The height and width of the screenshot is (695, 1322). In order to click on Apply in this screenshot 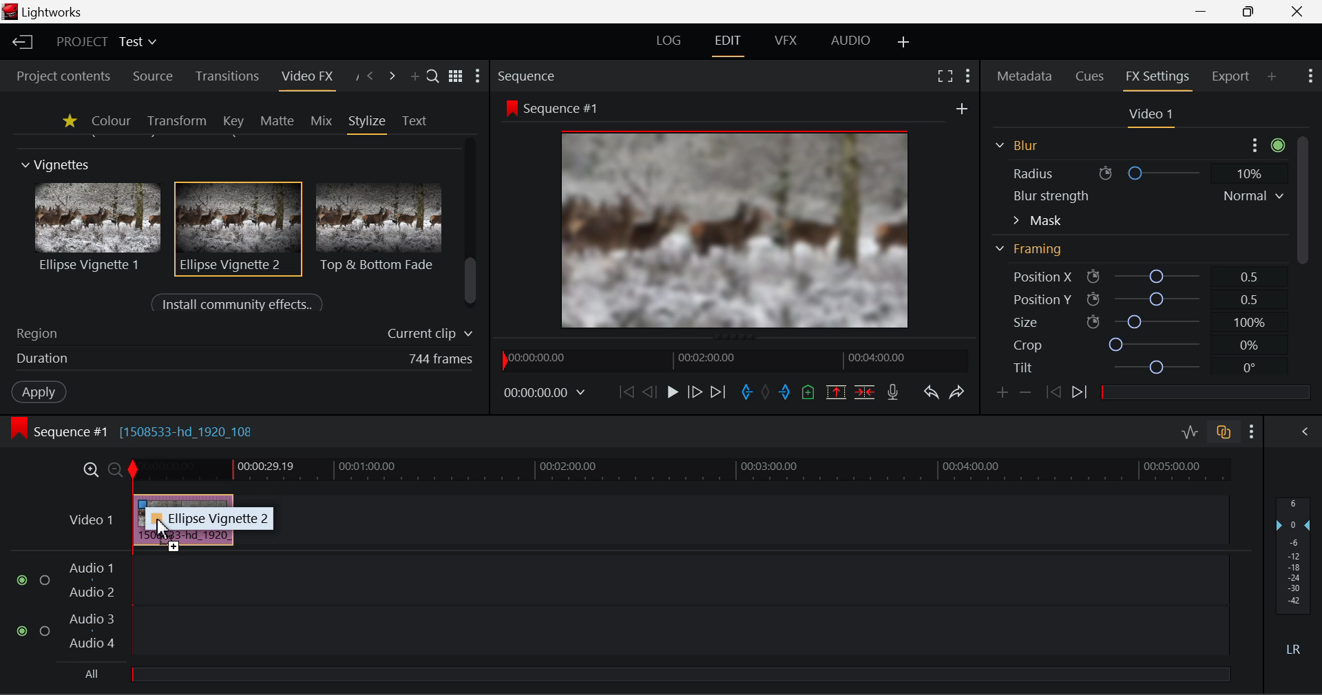, I will do `click(39, 394)`.